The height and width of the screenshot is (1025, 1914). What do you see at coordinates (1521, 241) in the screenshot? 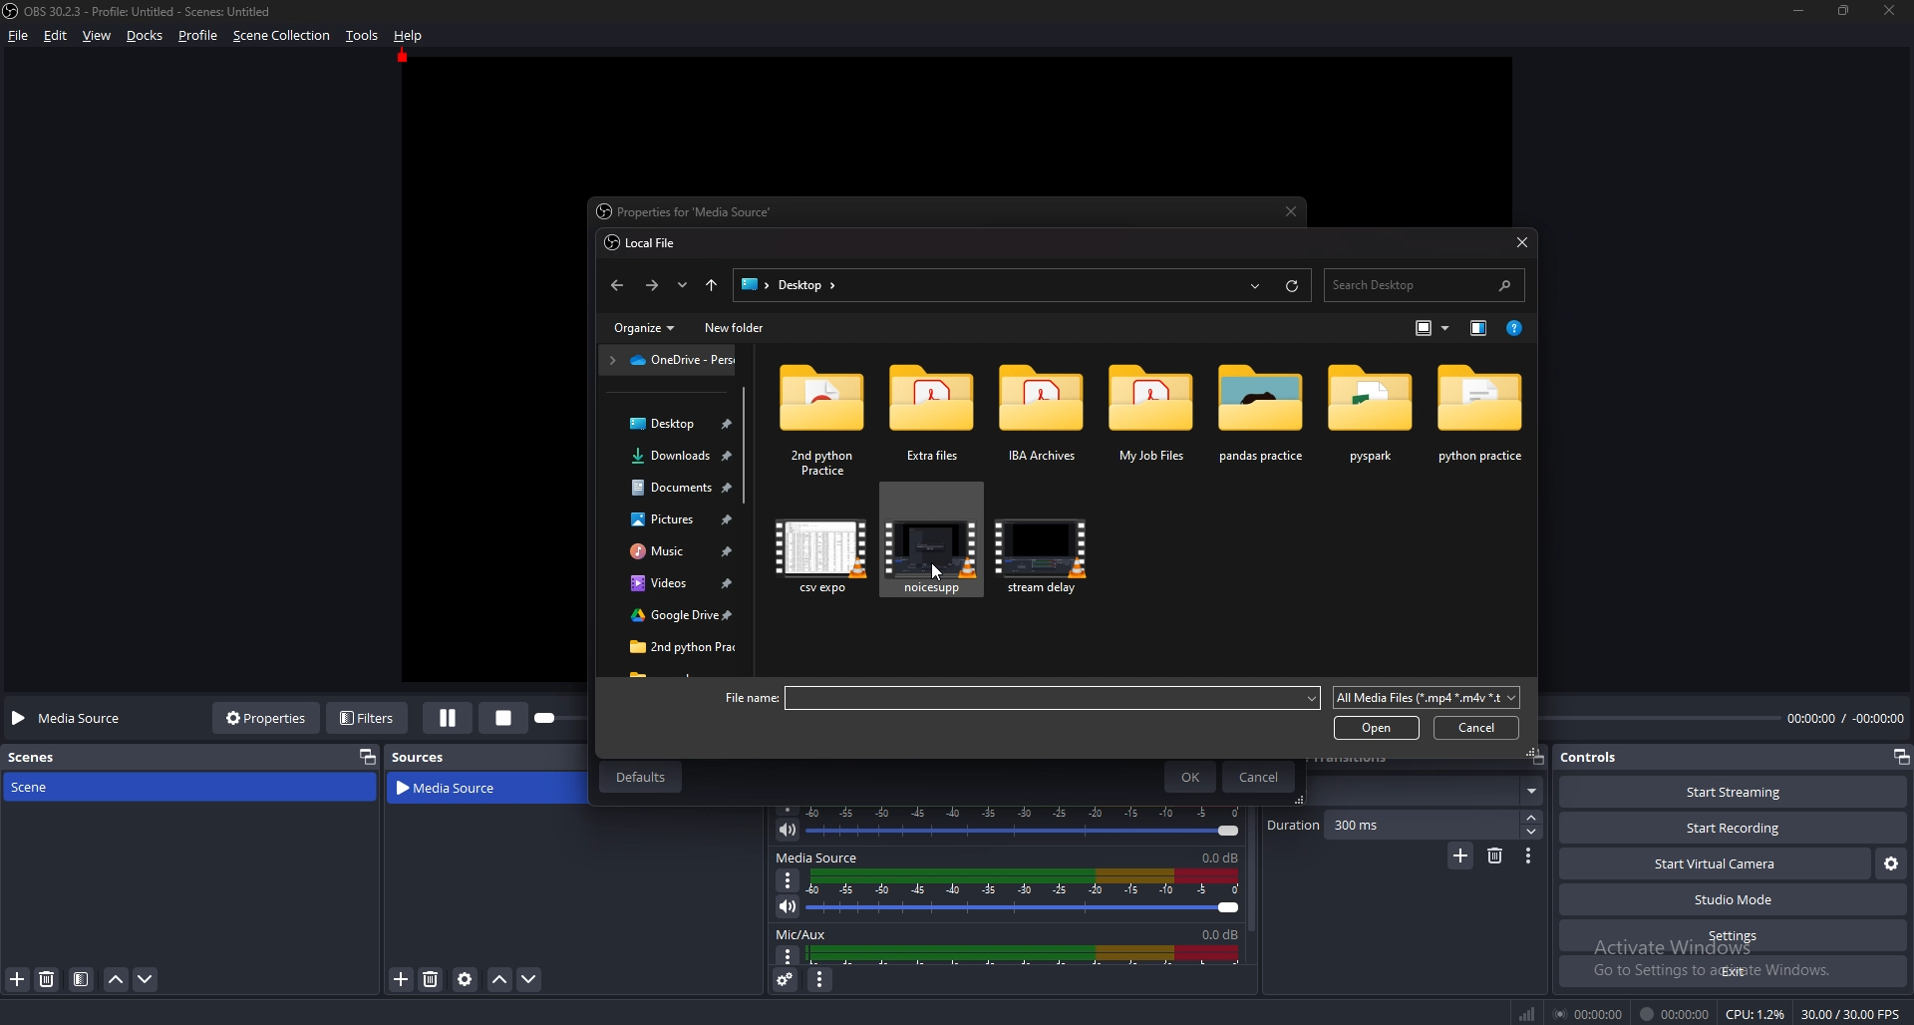
I see `Close` at bounding box center [1521, 241].